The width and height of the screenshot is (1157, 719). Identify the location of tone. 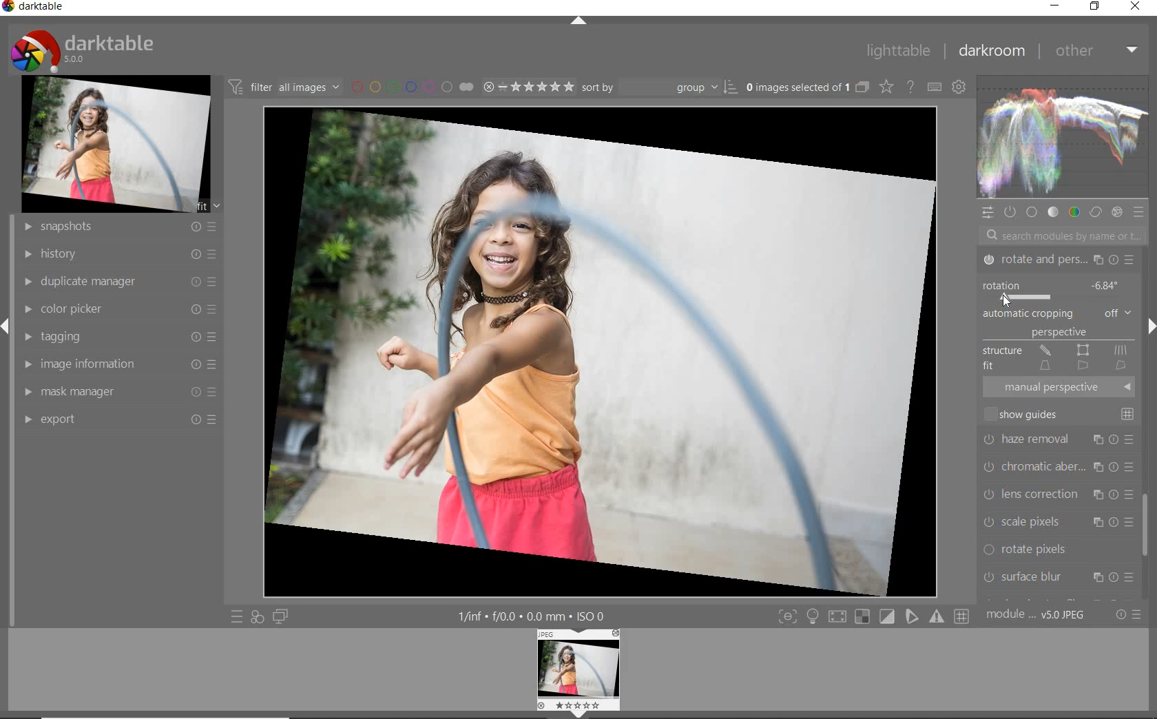
(1052, 212).